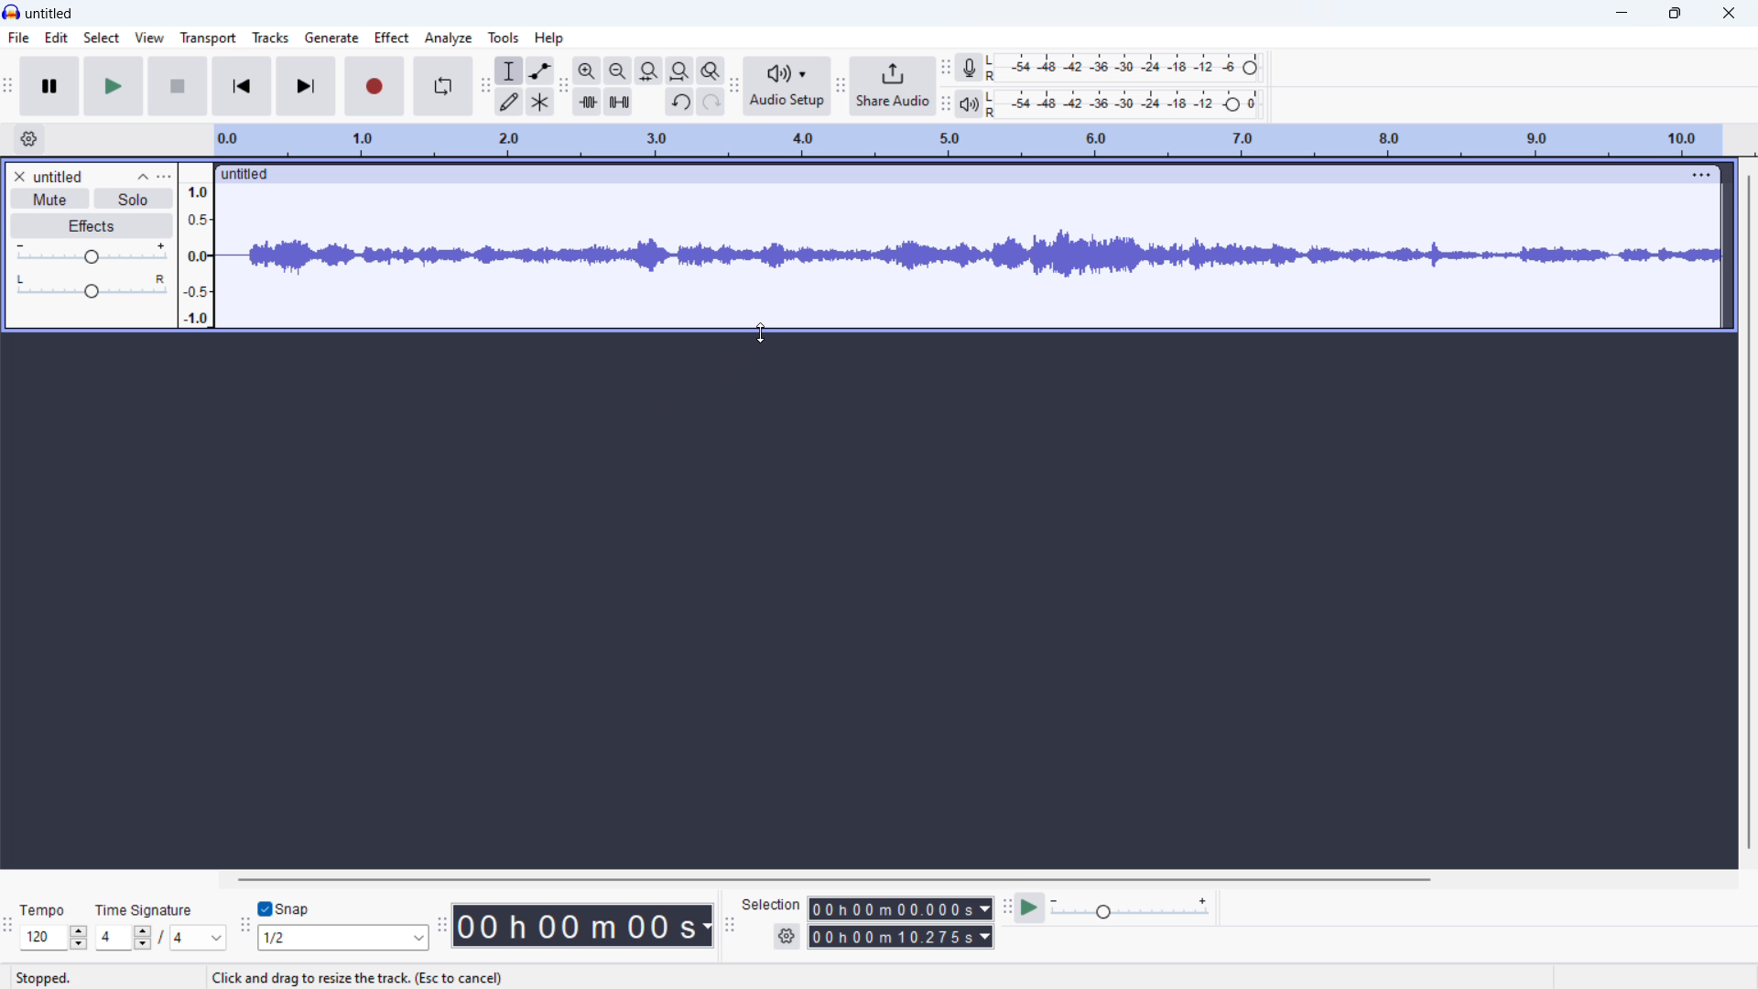 The width and height of the screenshot is (1758, 989). What do you see at coordinates (244, 929) in the screenshot?
I see `snapping toolbar` at bounding box center [244, 929].